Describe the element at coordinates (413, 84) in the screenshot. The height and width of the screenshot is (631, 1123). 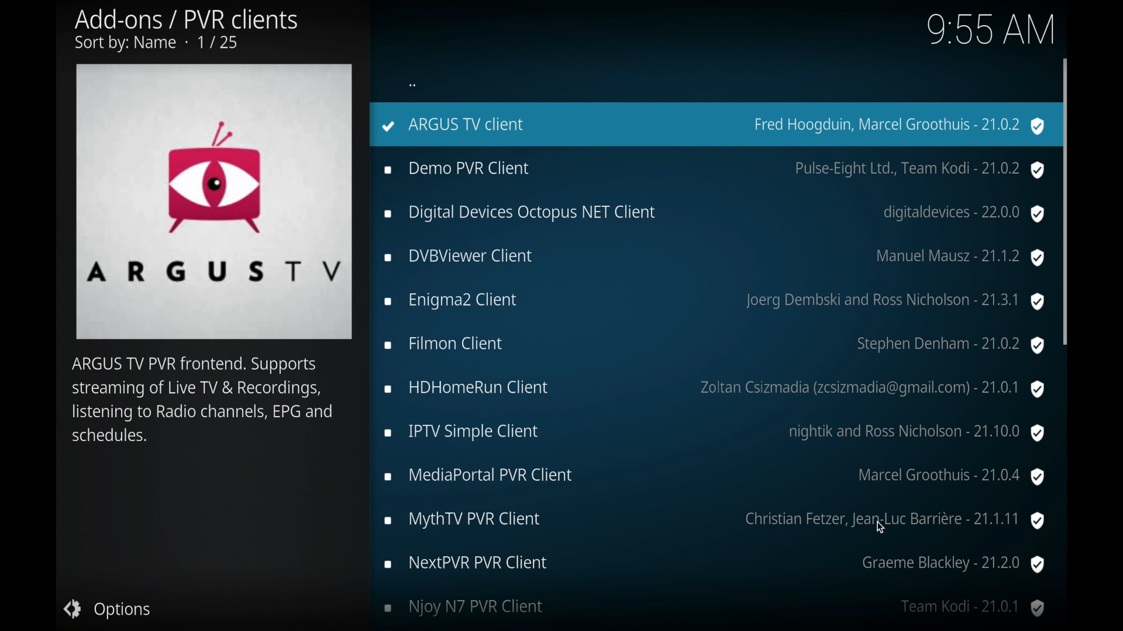
I see `dot icon` at that location.